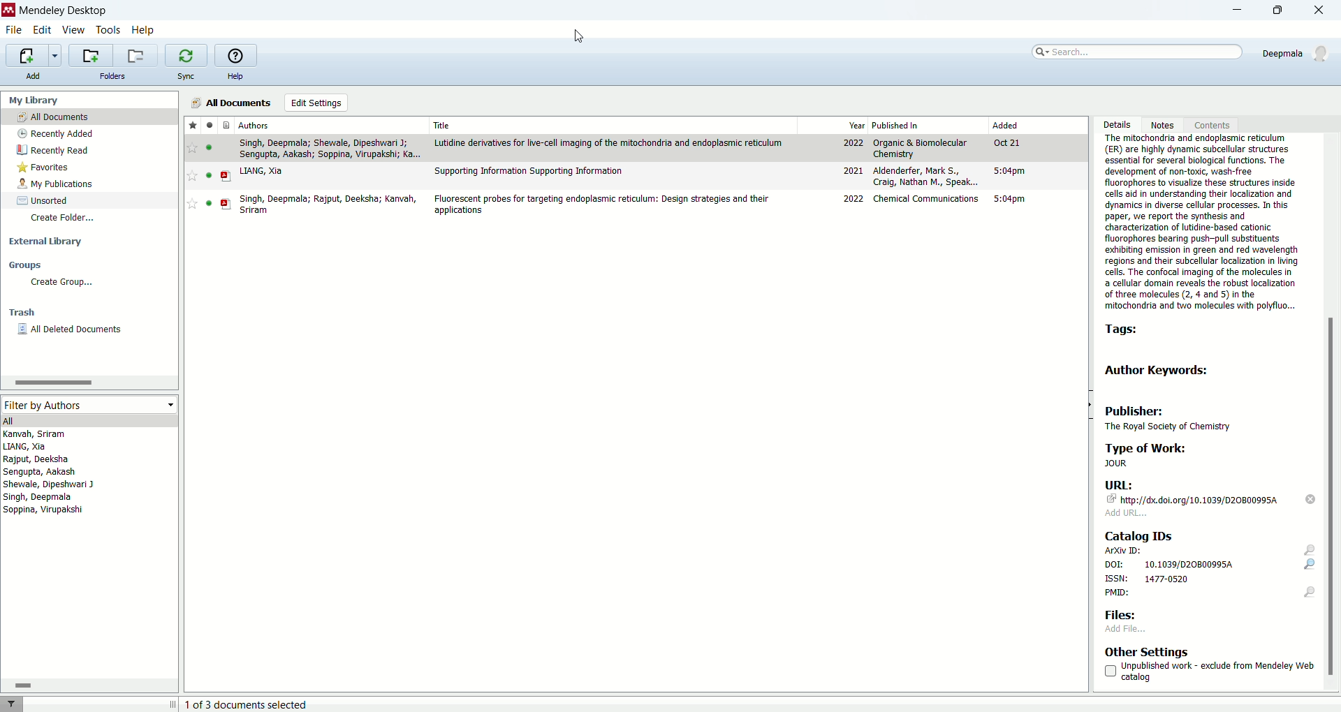 Image resolution: width=1341 pixels, height=712 pixels. Describe the element at coordinates (1127, 331) in the screenshot. I see `tags: ` at that location.